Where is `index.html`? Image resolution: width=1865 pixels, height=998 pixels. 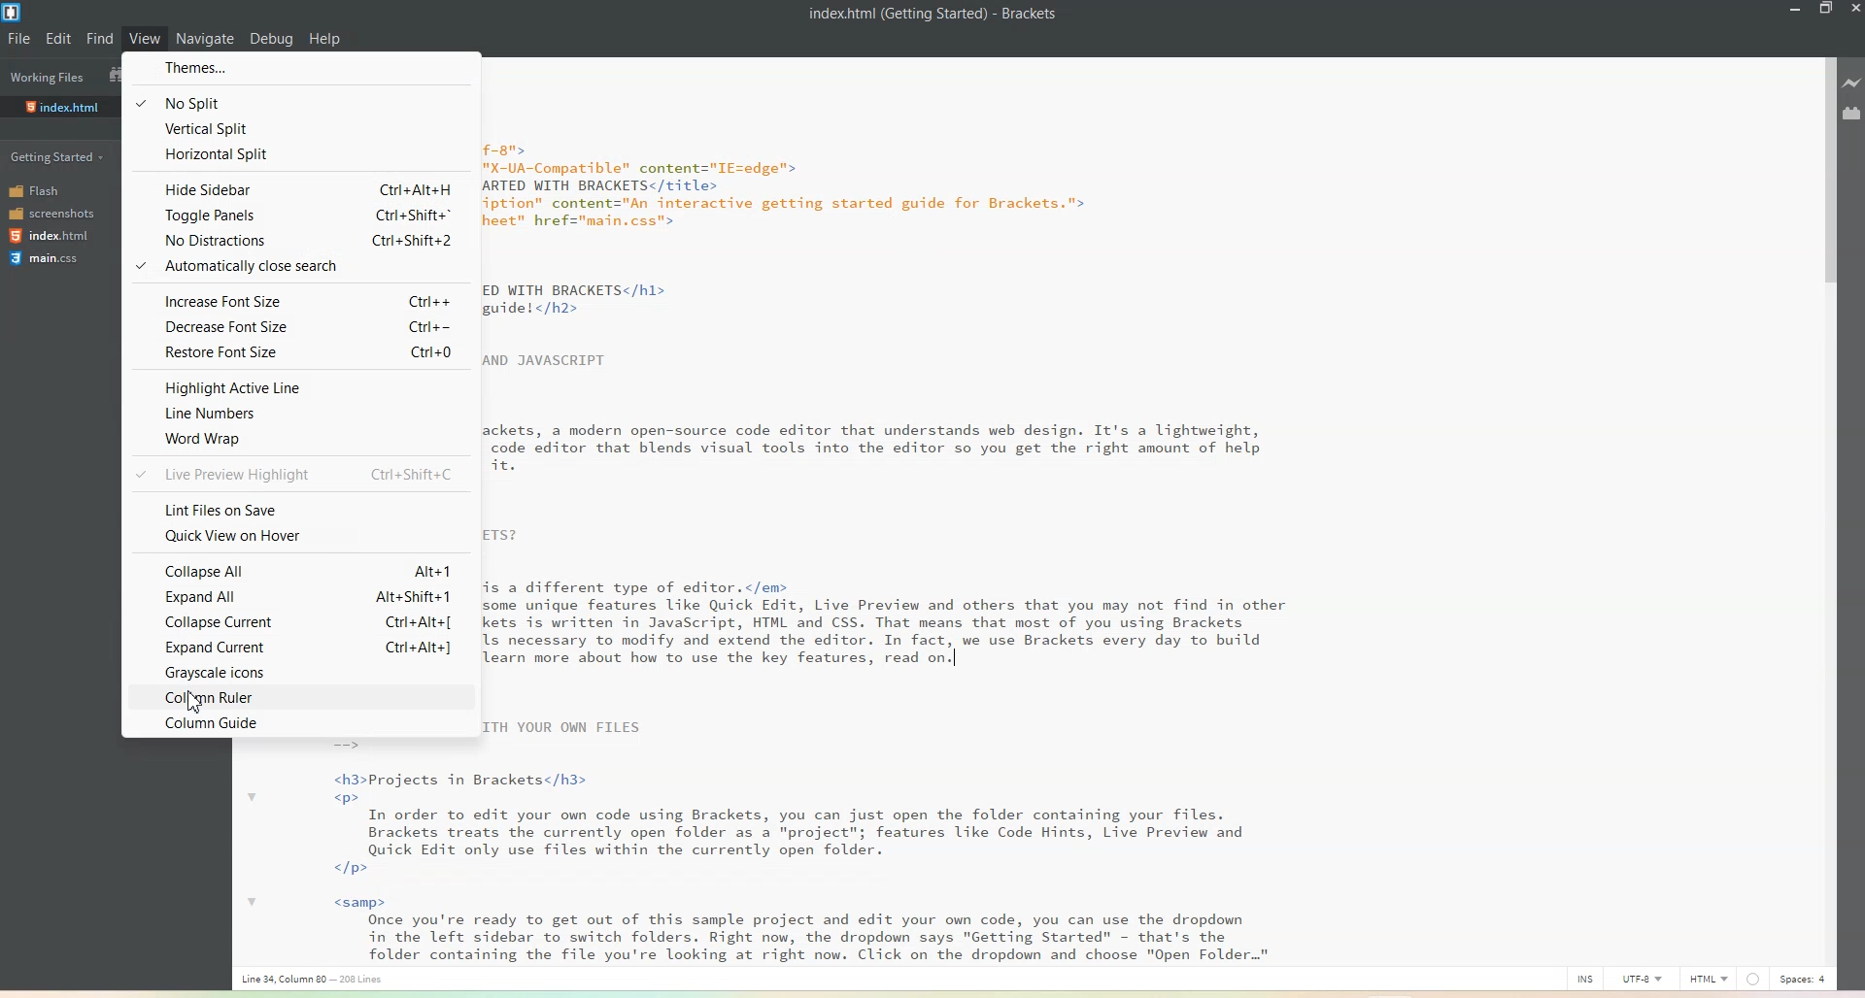 index.html is located at coordinates (54, 237).